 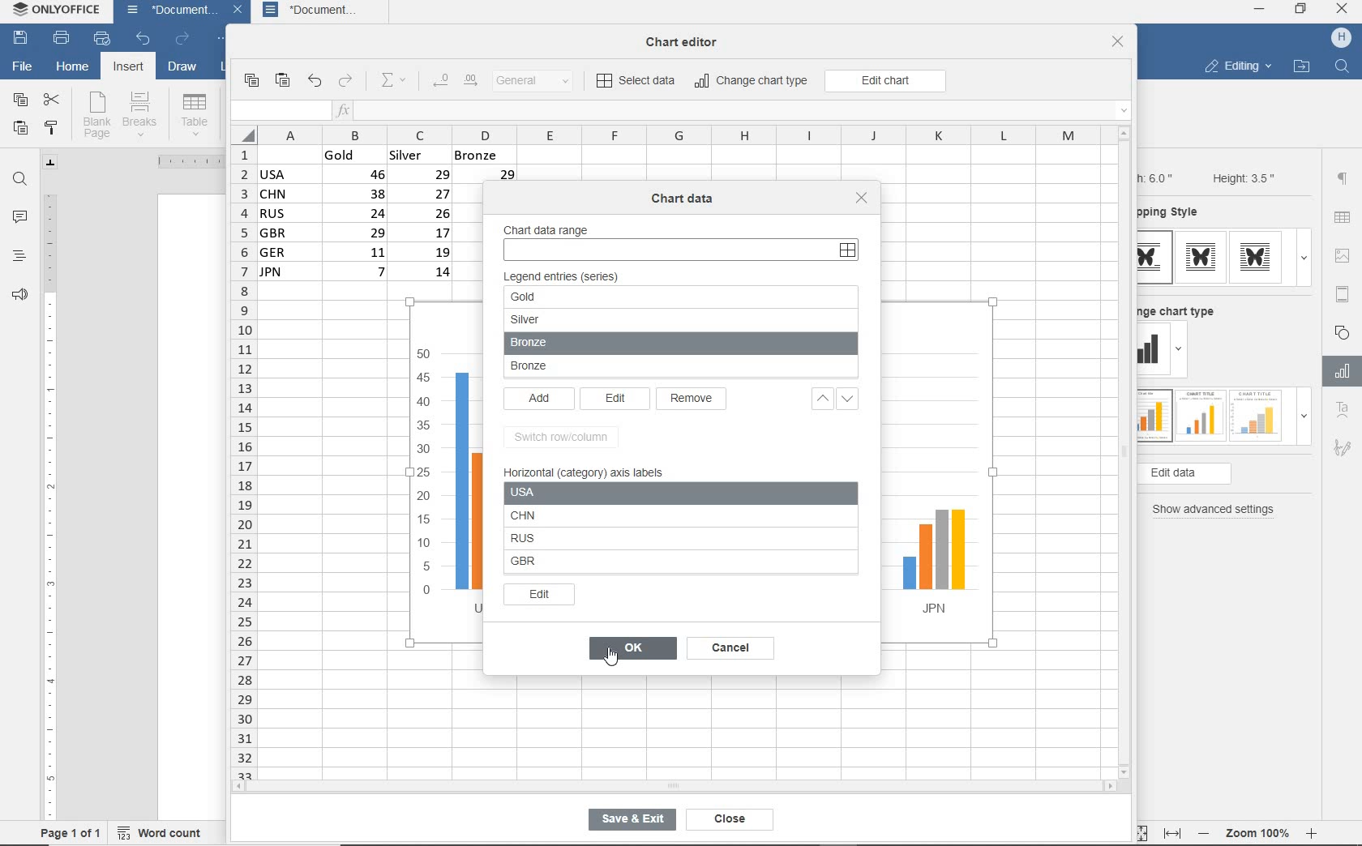 What do you see at coordinates (1183, 309) in the screenshot?
I see `change chart type` at bounding box center [1183, 309].